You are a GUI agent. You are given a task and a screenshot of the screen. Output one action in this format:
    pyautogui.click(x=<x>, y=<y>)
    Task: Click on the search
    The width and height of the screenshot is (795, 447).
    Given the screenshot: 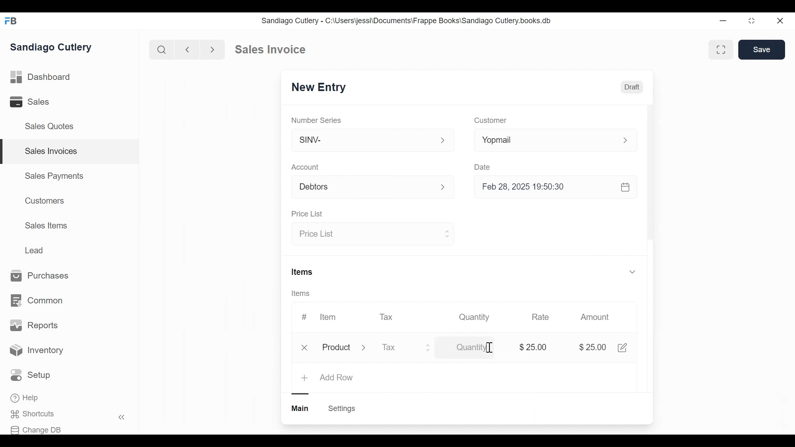 What is the action you would take?
    pyautogui.click(x=162, y=50)
    